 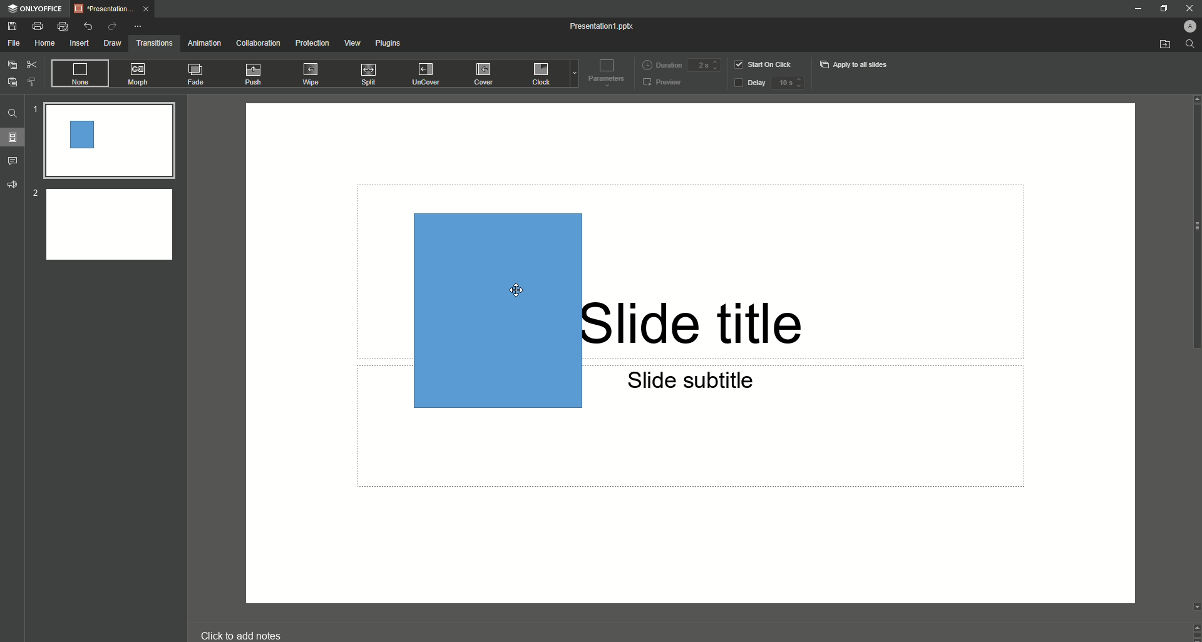 What do you see at coordinates (372, 74) in the screenshot?
I see `Split` at bounding box center [372, 74].